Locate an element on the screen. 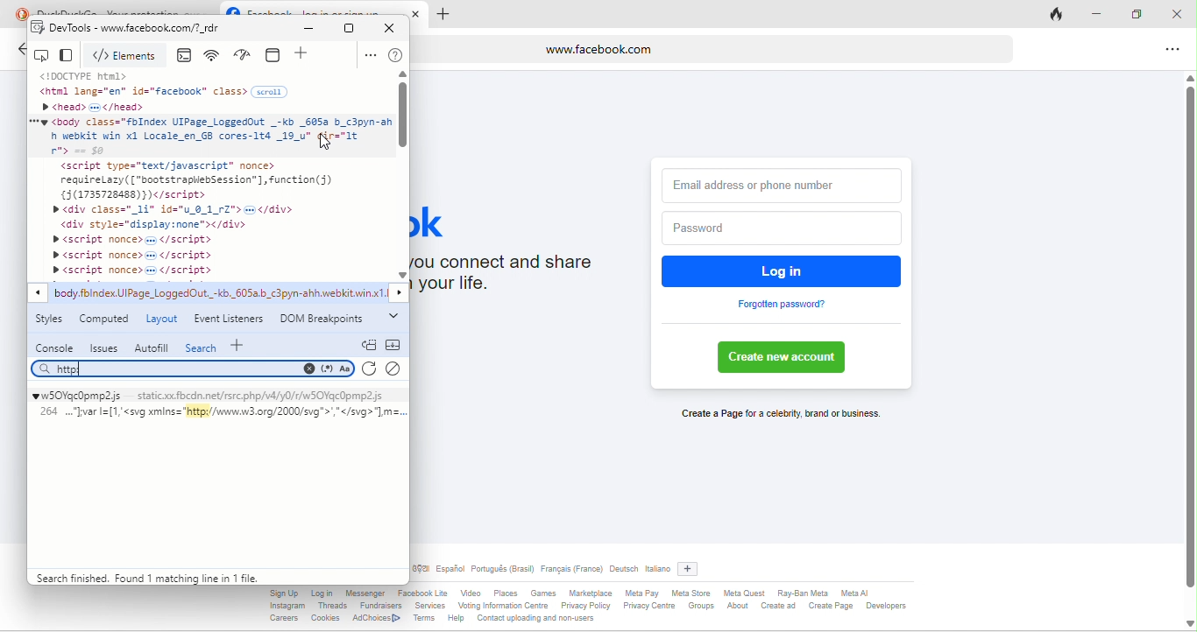  dev tools is located at coordinates (61, 30).